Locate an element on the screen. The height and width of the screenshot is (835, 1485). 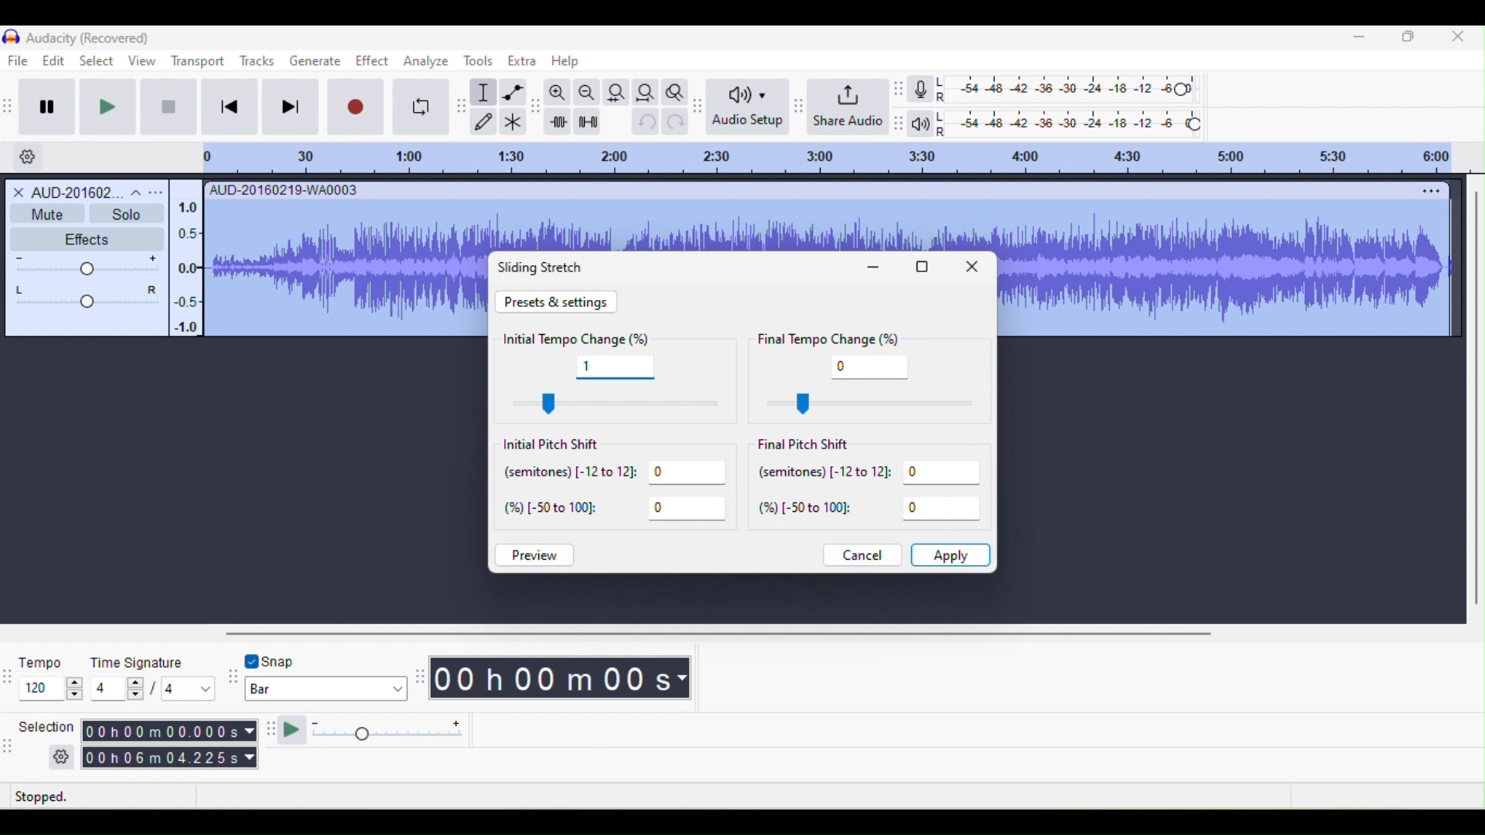
final tempo change is located at coordinates (840, 339).